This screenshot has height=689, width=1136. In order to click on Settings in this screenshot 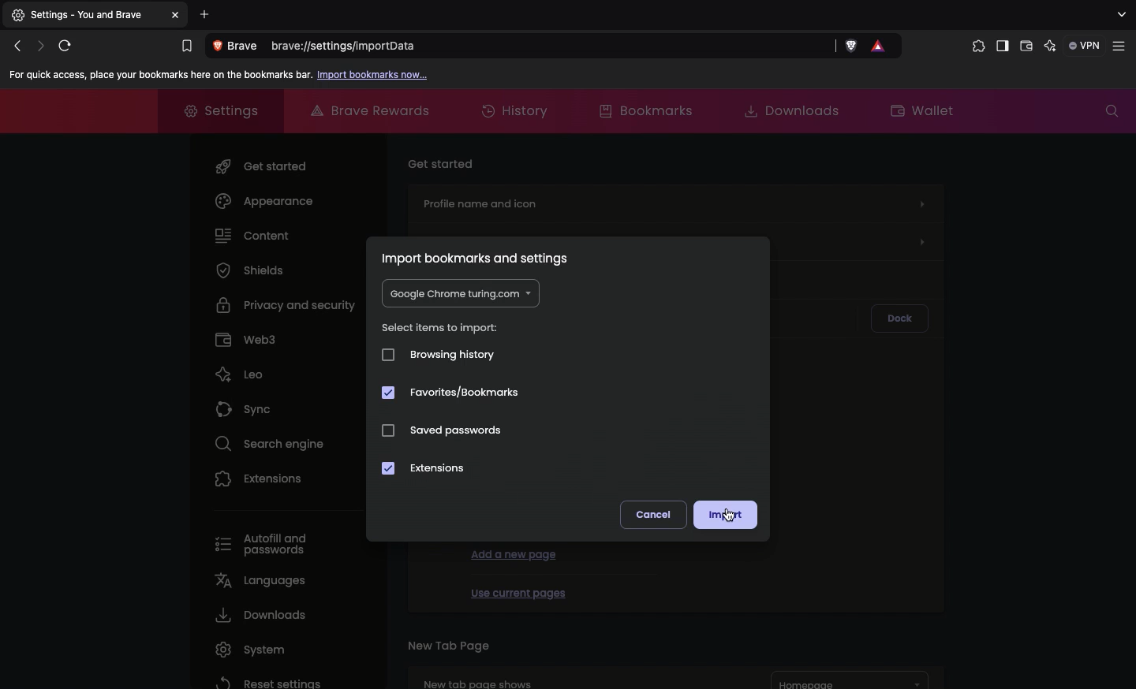, I will do `click(215, 109)`.